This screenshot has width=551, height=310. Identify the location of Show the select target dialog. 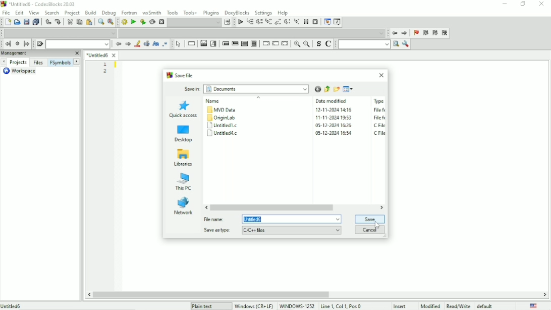
(228, 22).